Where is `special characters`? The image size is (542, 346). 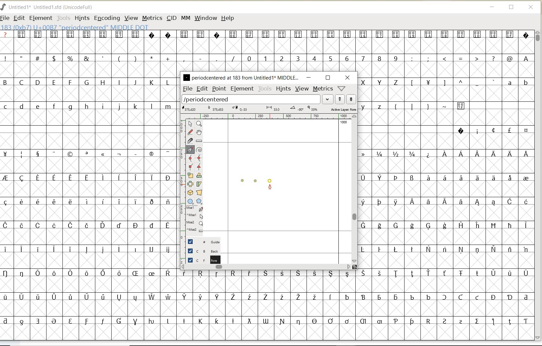
special characters is located at coordinates (471, 59).